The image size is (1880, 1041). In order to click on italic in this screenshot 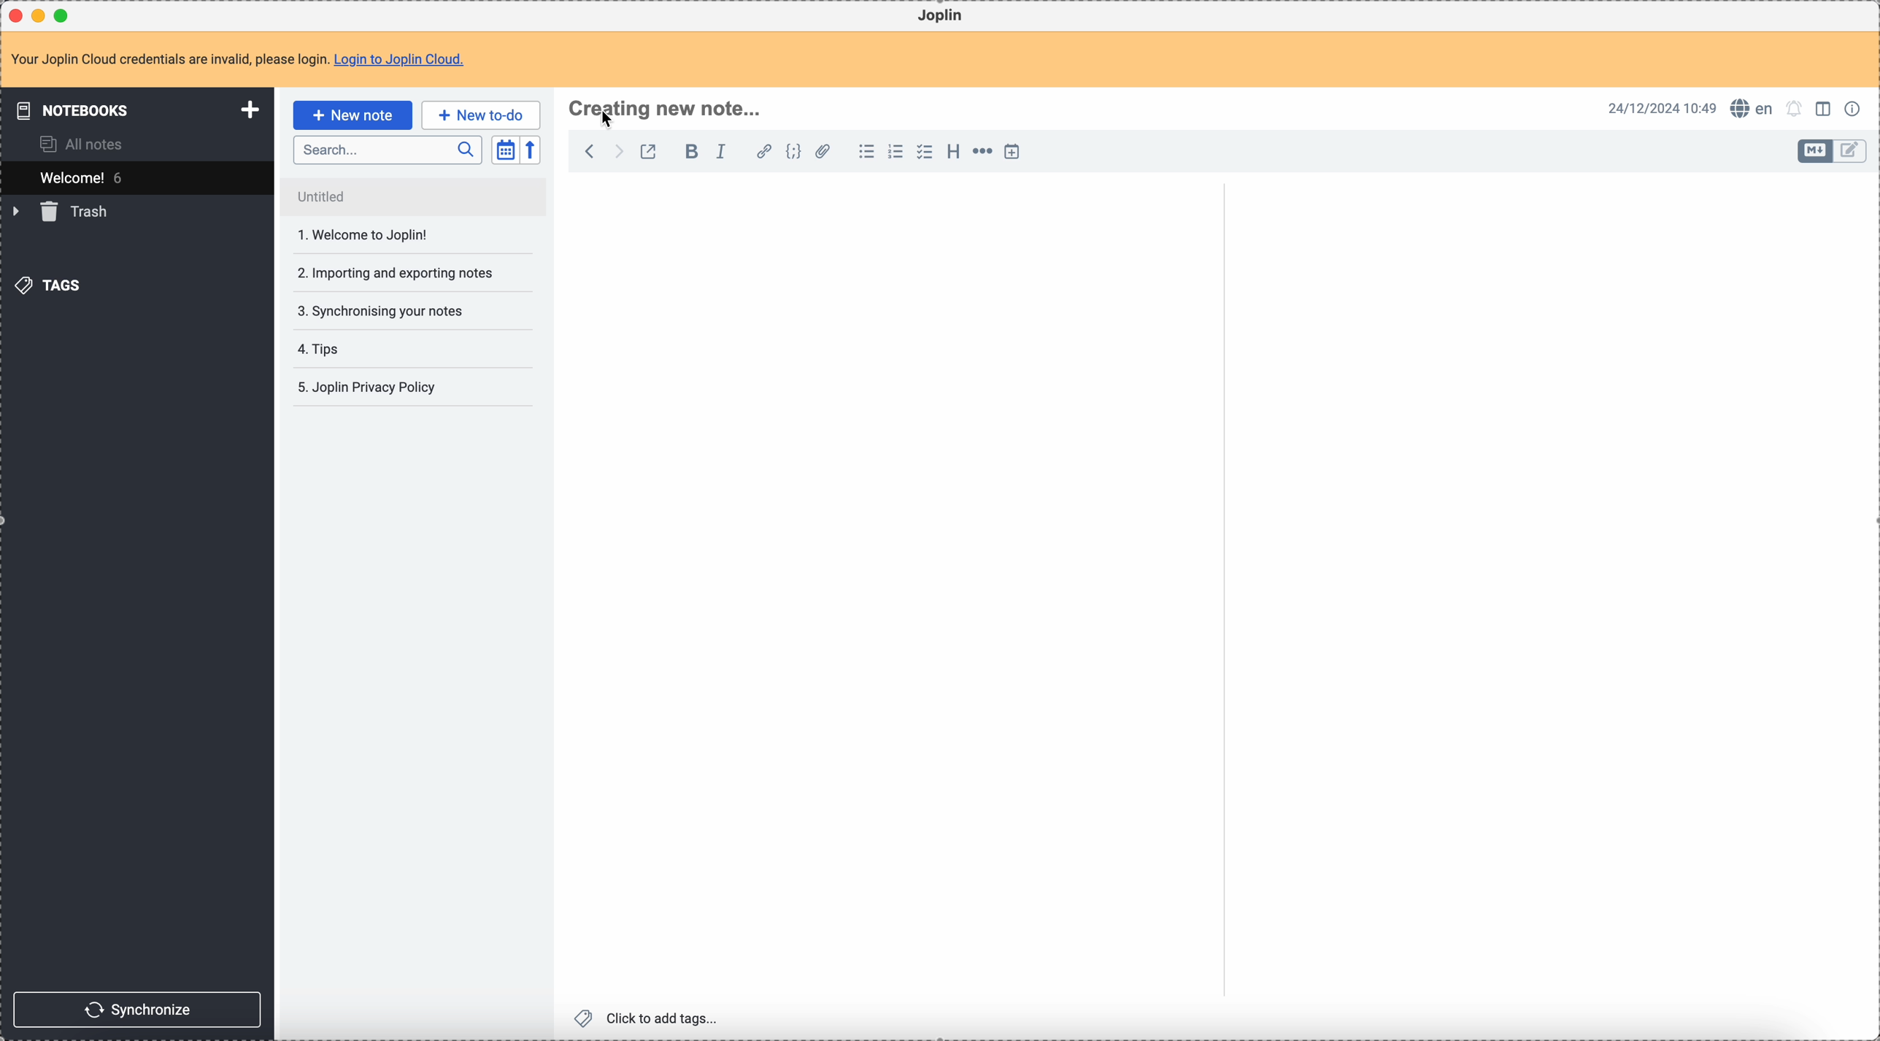, I will do `click(723, 153)`.